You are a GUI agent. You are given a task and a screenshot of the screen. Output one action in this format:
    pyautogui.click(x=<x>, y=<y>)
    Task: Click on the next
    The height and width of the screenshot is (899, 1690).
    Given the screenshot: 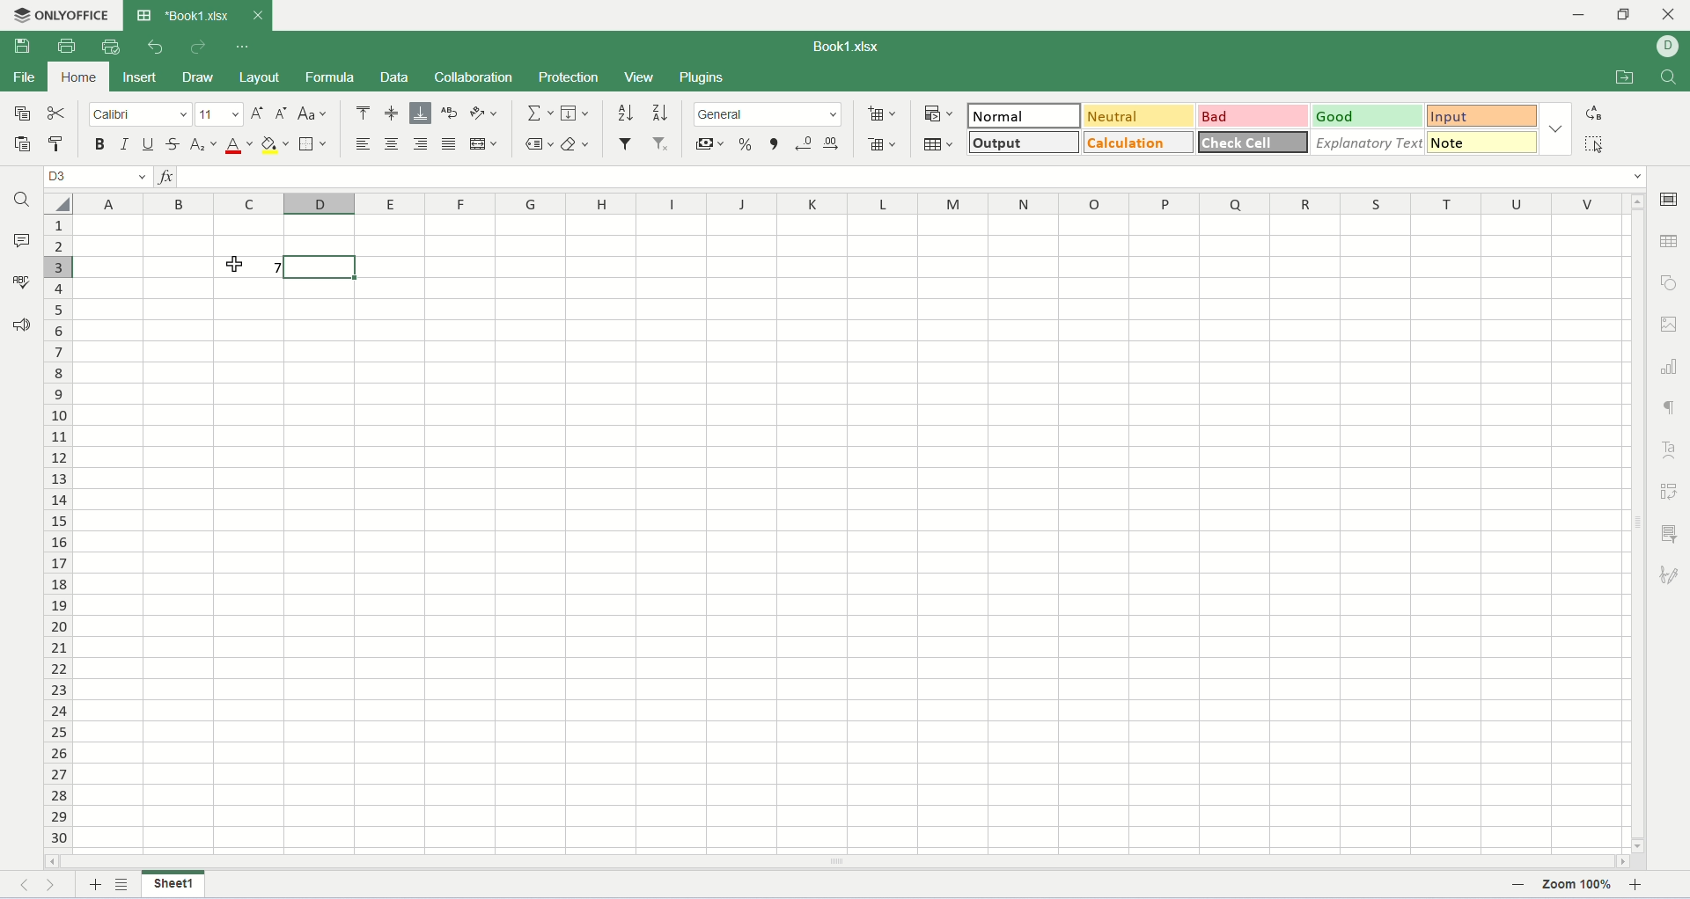 What is the action you would take?
    pyautogui.click(x=50, y=883)
    